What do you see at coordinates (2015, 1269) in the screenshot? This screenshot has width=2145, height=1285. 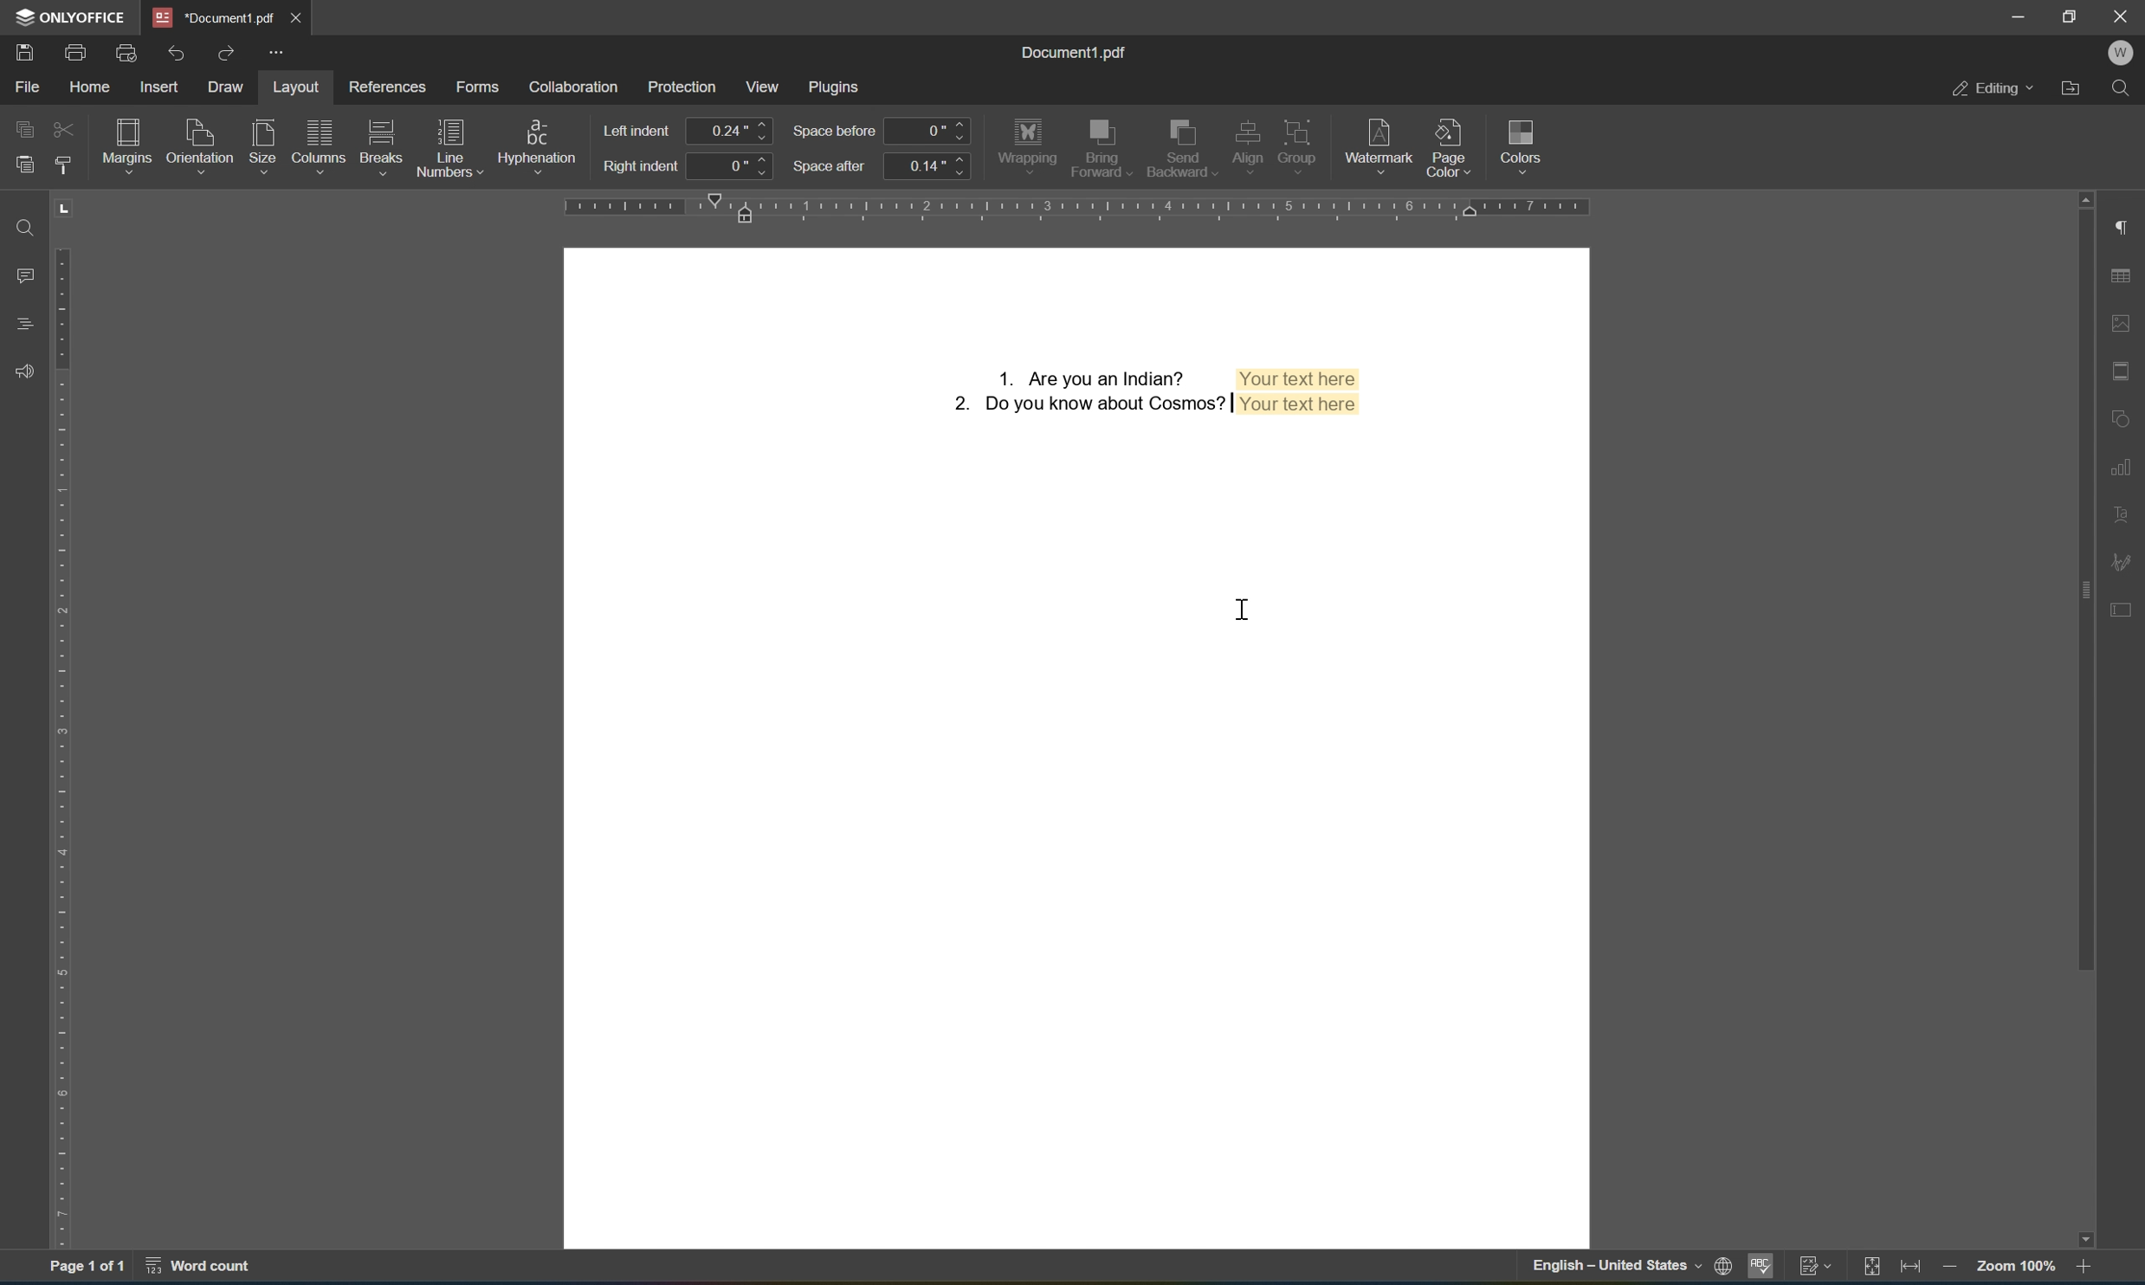 I see `zoom 100%` at bounding box center [2015, 1269].